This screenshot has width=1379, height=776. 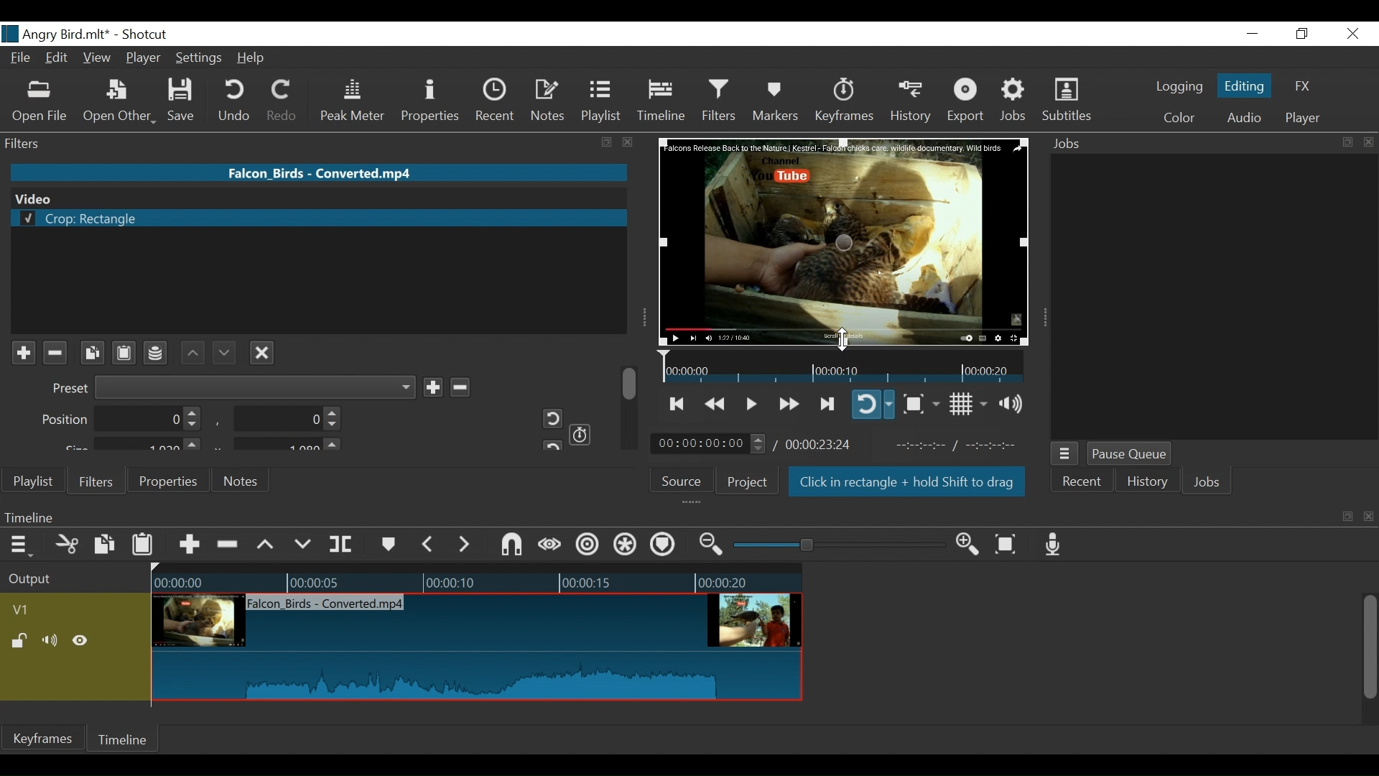 What do you see at coordinates (1346, 142) in the screenshot?
I see `copy` at bounding box center [1346, 142].